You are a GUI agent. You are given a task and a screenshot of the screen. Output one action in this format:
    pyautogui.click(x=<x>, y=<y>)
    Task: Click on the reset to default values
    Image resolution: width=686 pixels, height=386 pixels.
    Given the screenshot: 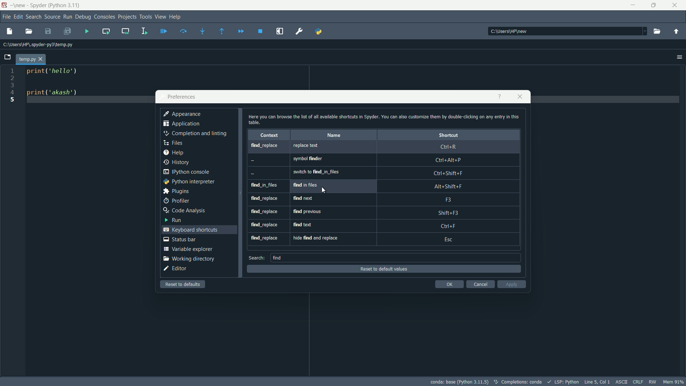 What is the action you would take?
    pyautogui.click(x=385, y=269)
    